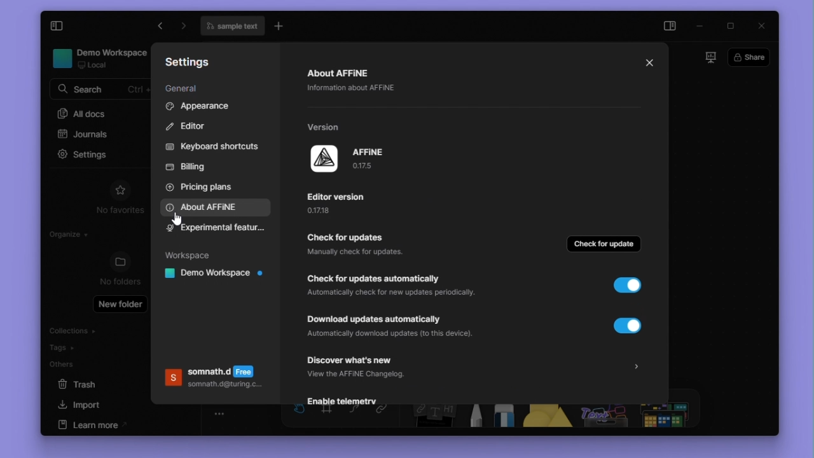 The image size is (814, 458). What do you see at coordinates (213, 145) in the screenshot?
I see `Keyboard shortcuts` at bounding box center [213, 145].